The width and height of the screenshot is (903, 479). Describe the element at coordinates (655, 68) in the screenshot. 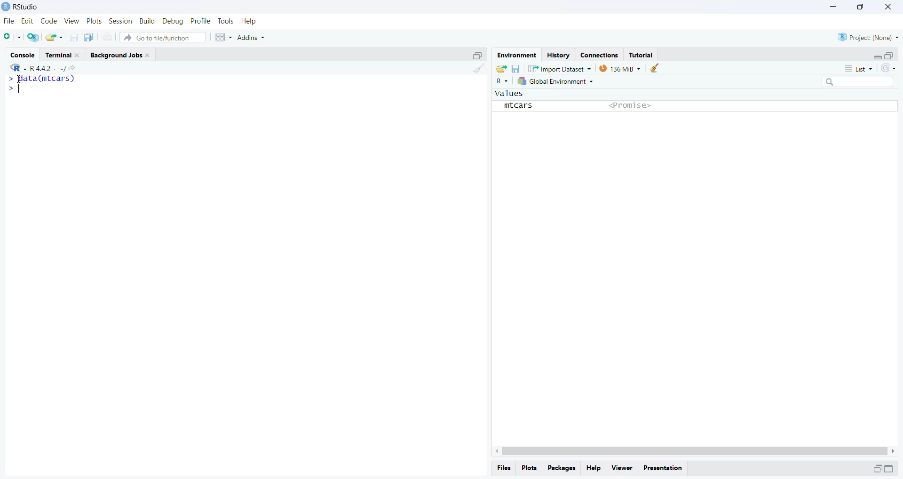

I see `Clear console (Ctrl +L)` at that location.